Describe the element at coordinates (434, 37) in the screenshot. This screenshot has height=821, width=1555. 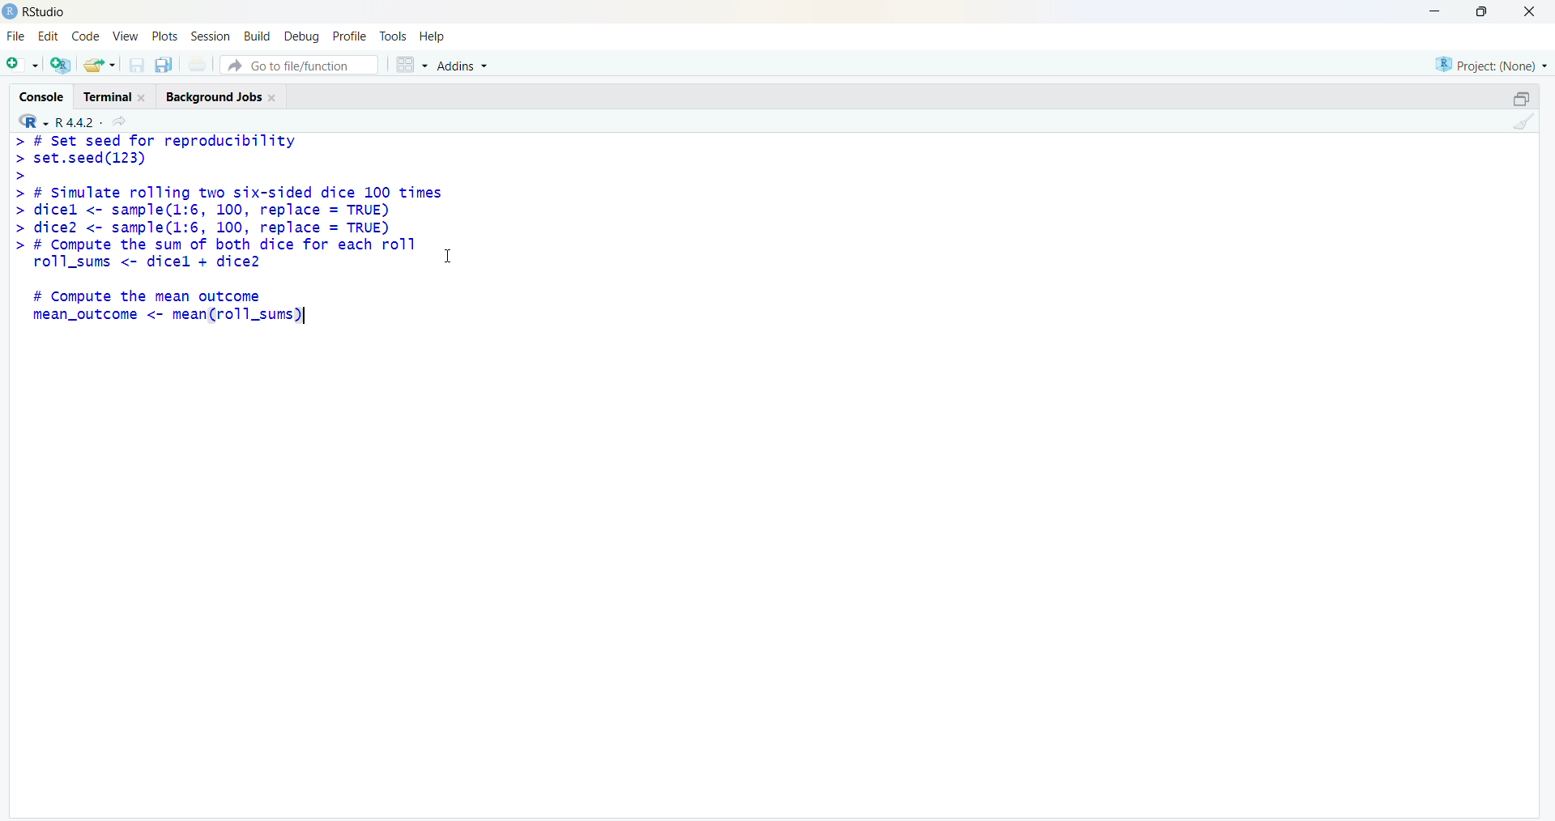
I see `help` at that location.